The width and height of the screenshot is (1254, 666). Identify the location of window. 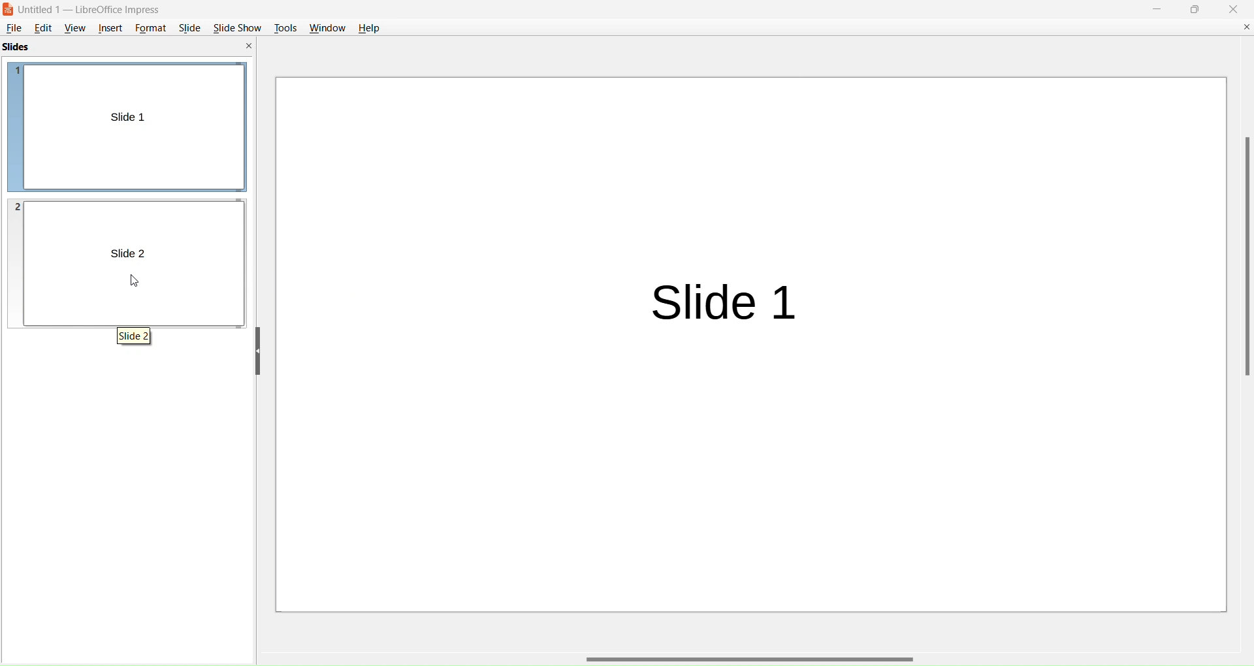
(325, 27).